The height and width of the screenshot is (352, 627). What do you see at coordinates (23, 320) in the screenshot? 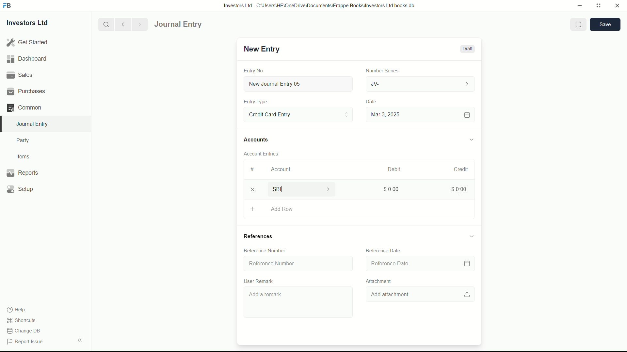
I see `shortcuts` at bounding box center [23, 320].